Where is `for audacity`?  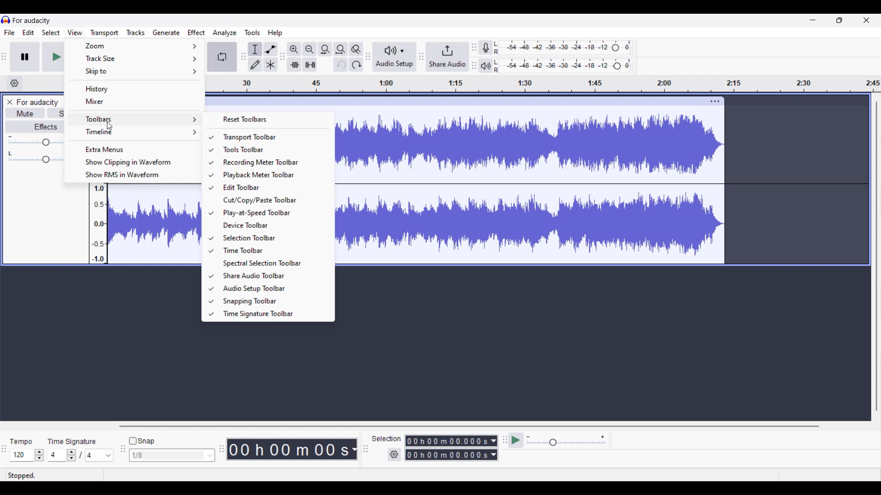 for audacity is located at coordinates (31, 21).